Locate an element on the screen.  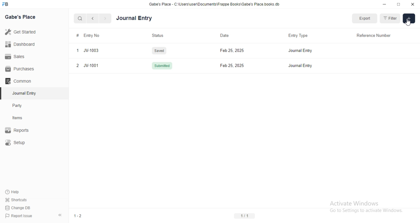
Journal entry is located at coordinates (298, 50).